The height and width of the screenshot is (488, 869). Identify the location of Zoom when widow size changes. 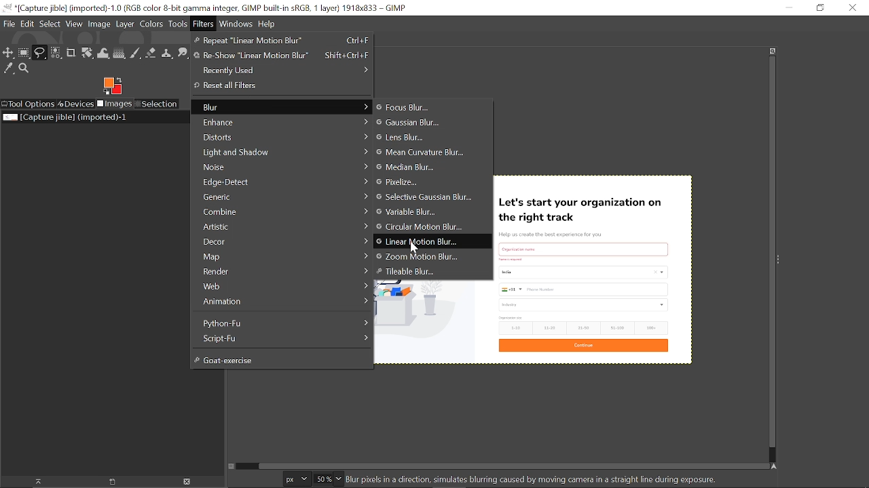
(773, 51).